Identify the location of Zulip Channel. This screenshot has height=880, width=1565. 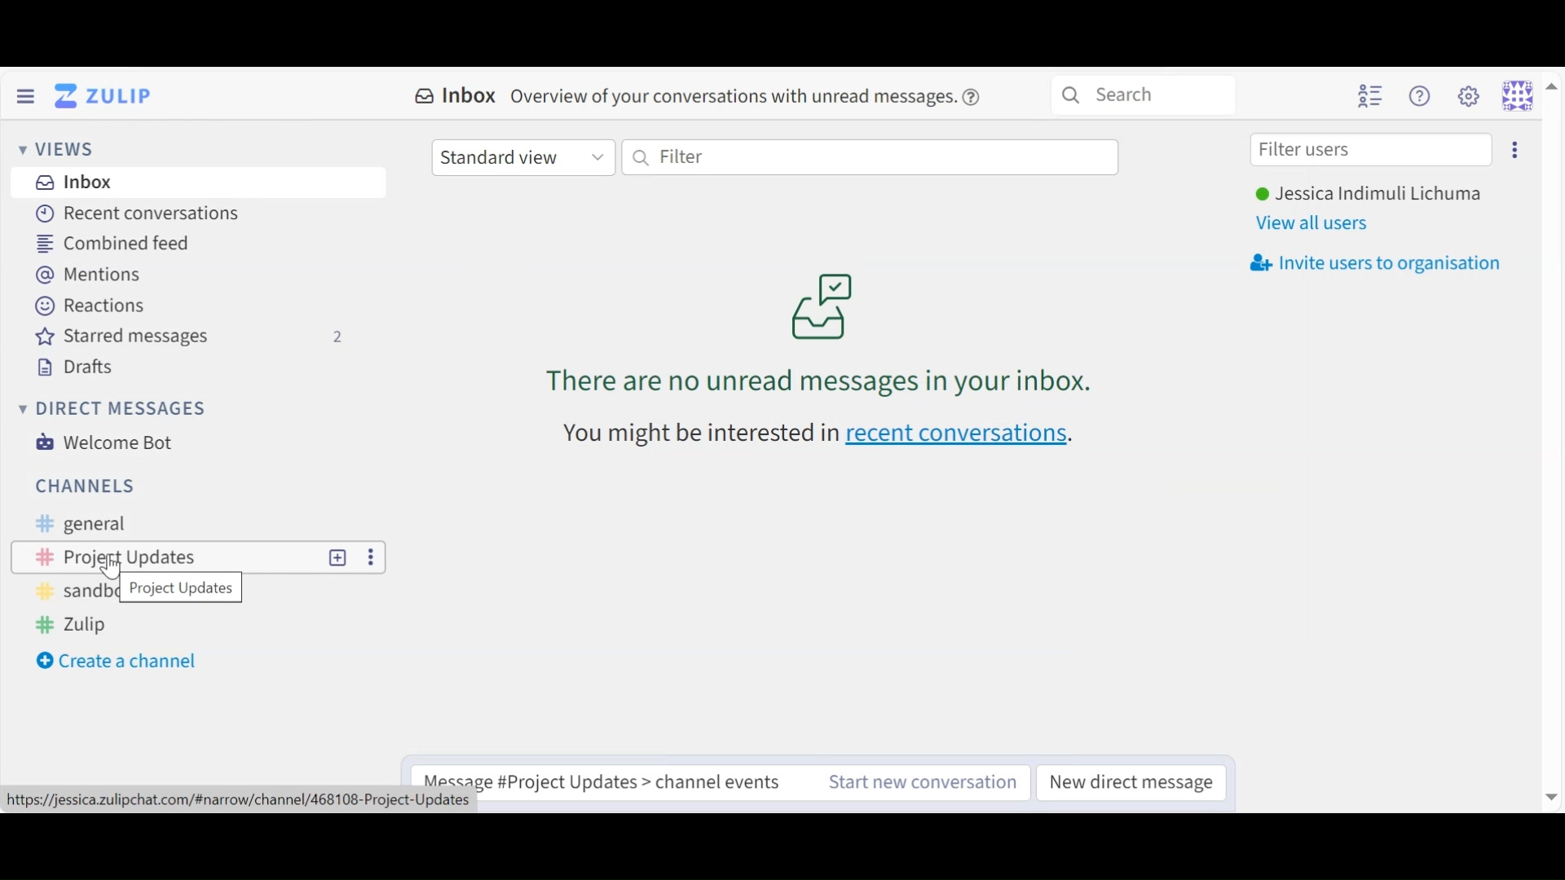
(82, 626).